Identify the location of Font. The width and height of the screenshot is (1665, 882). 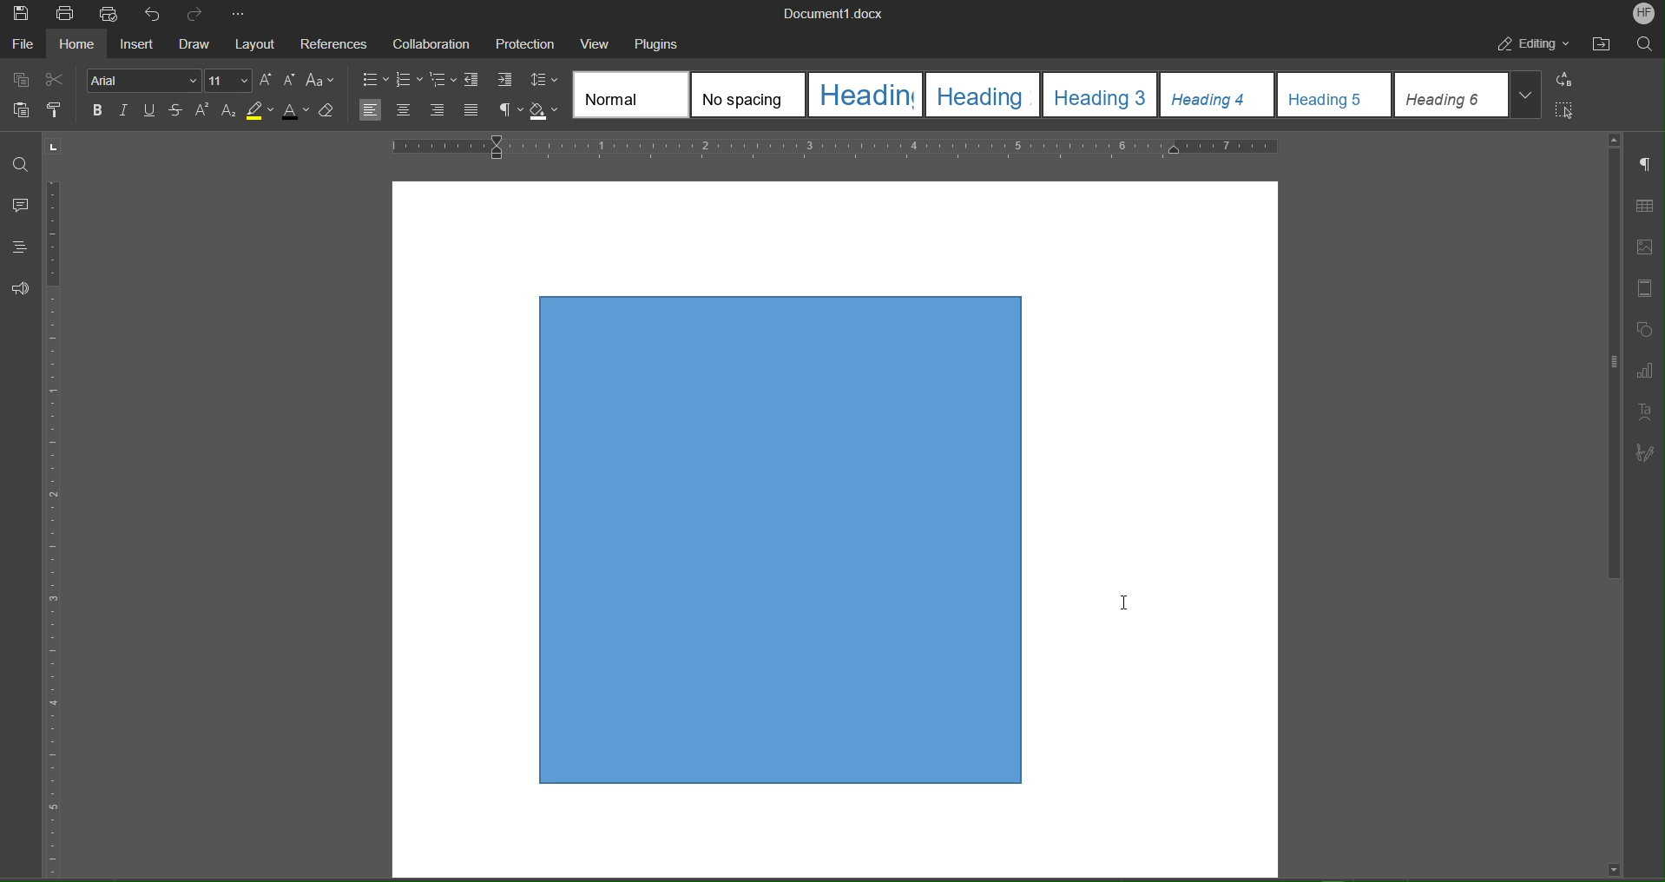
(142, 80).